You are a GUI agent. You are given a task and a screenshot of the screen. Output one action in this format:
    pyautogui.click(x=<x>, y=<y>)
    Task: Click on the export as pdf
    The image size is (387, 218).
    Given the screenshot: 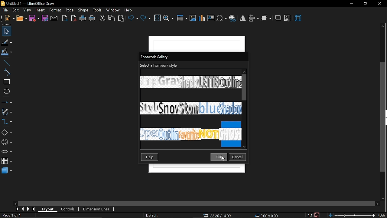 What is the action you would take?
    pyautogui.click(x=74, y=18)
    